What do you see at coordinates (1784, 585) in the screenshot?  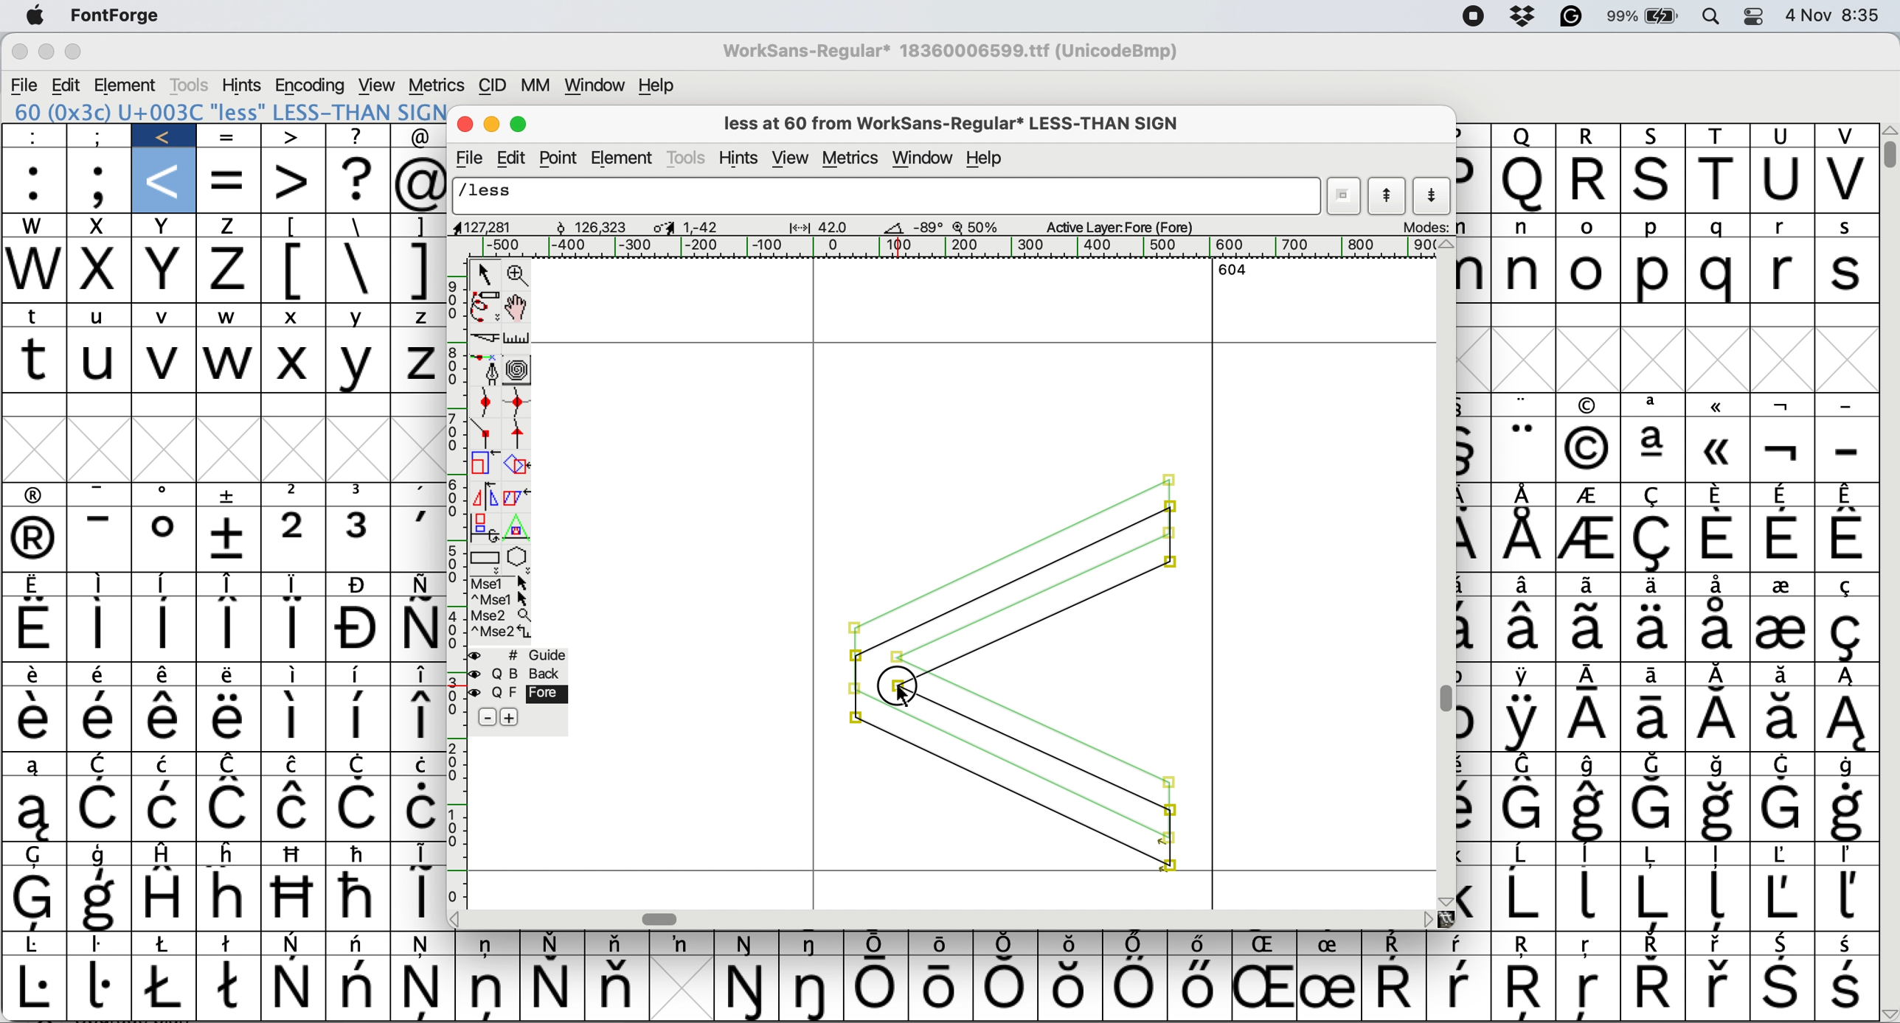 I see `Symbol` at bounding box center [1784, 585].